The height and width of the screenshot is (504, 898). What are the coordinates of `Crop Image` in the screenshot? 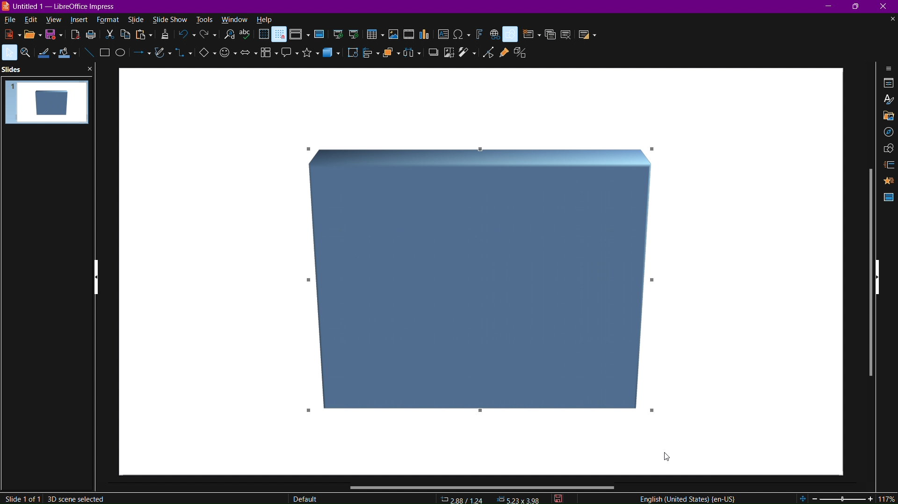 It's located at (447, 55).